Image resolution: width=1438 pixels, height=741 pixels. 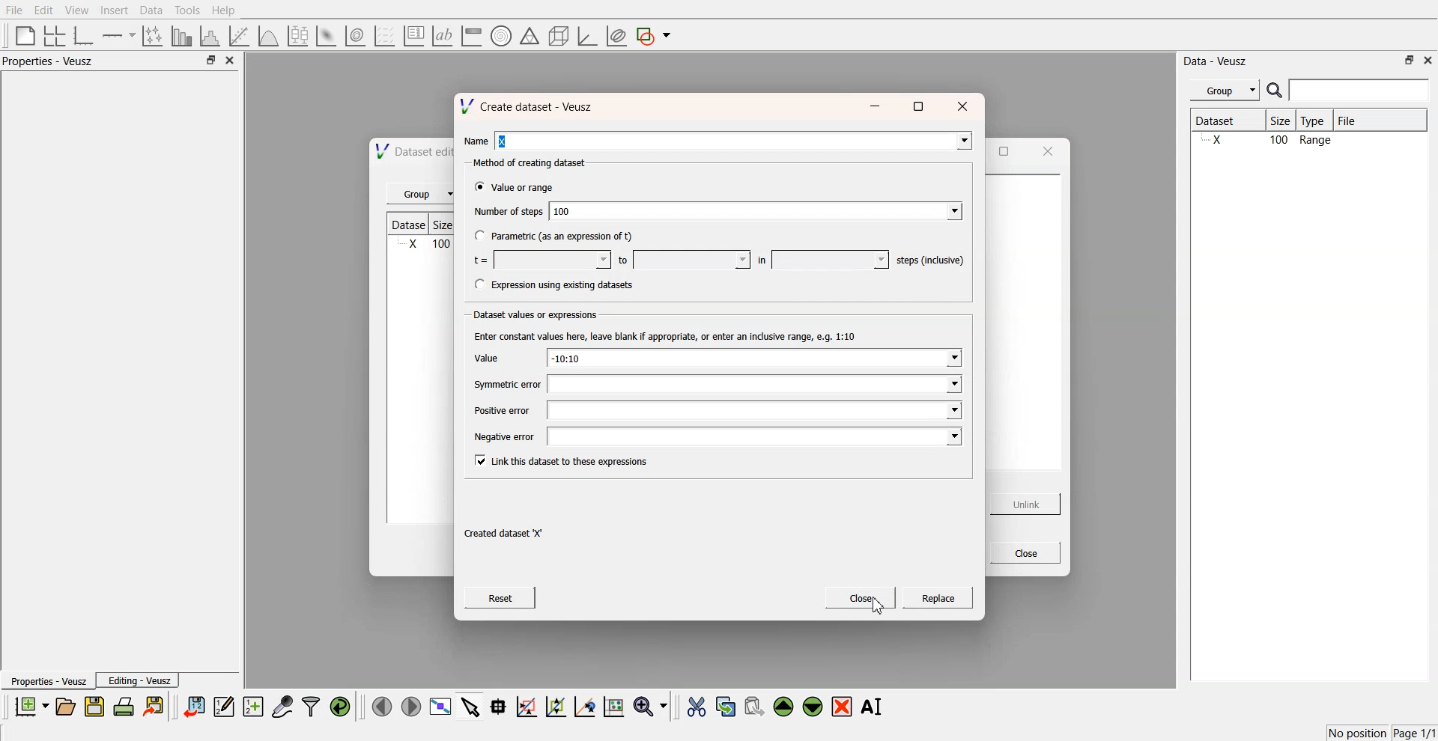 What do you see at coordinates (65, 707) in the screenshot?
I see `open` at bounding box center [65, 707].